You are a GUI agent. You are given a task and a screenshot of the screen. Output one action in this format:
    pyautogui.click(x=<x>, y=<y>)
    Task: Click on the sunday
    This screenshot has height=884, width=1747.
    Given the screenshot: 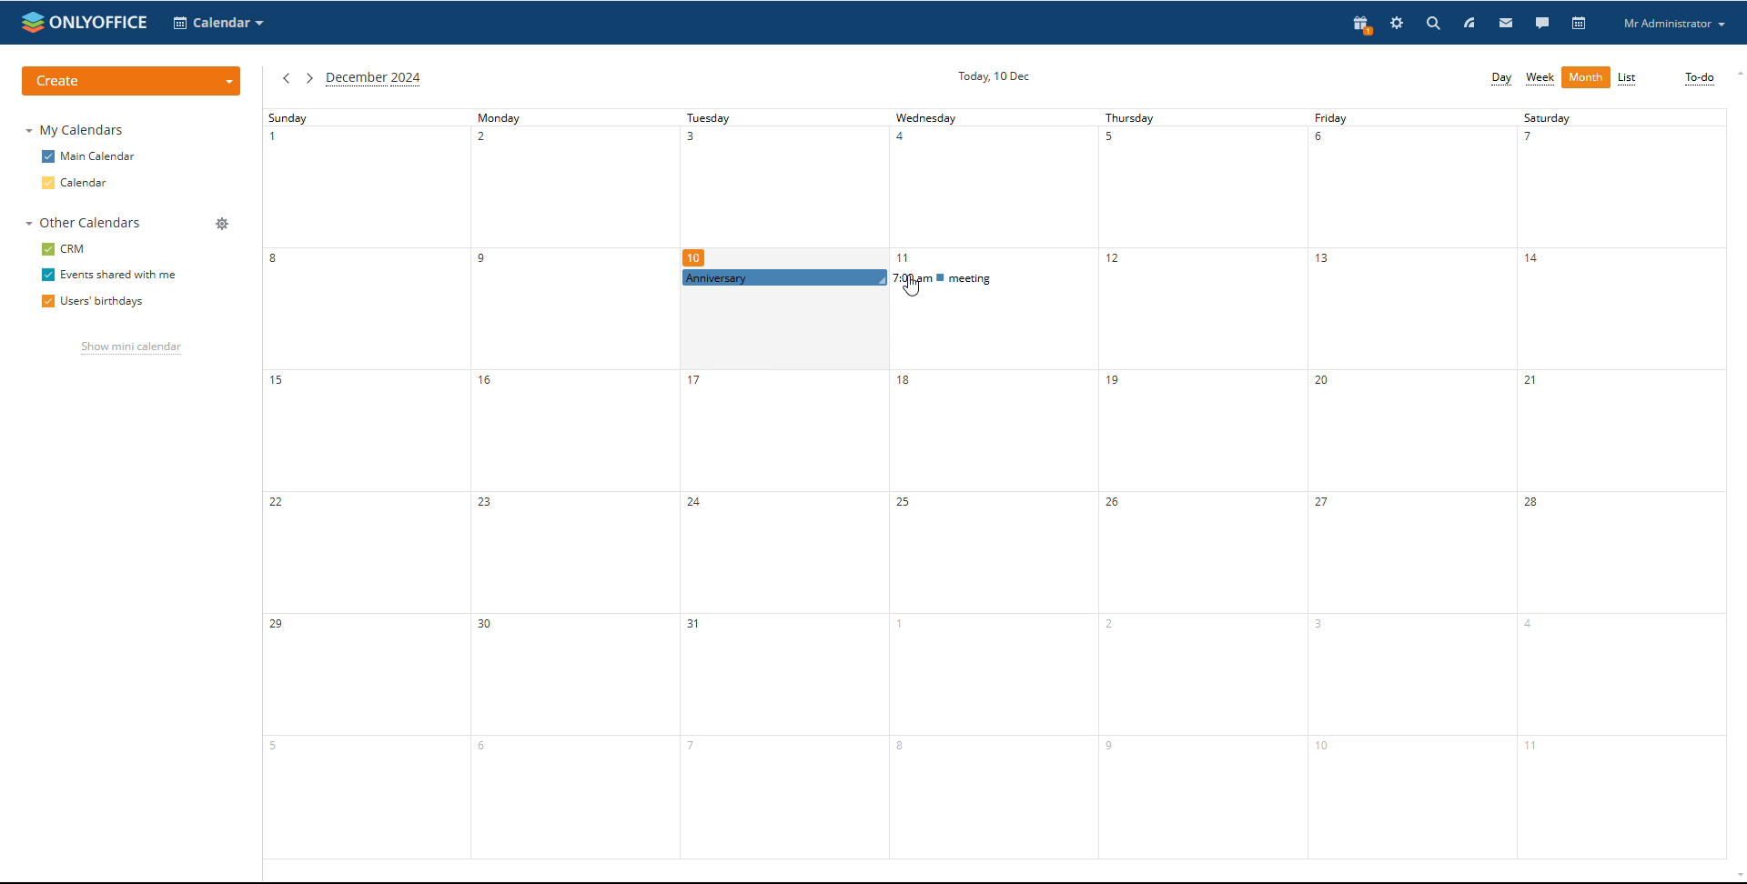 What is the action you would take?
    pyautogui.click(x=363, y=483)
    